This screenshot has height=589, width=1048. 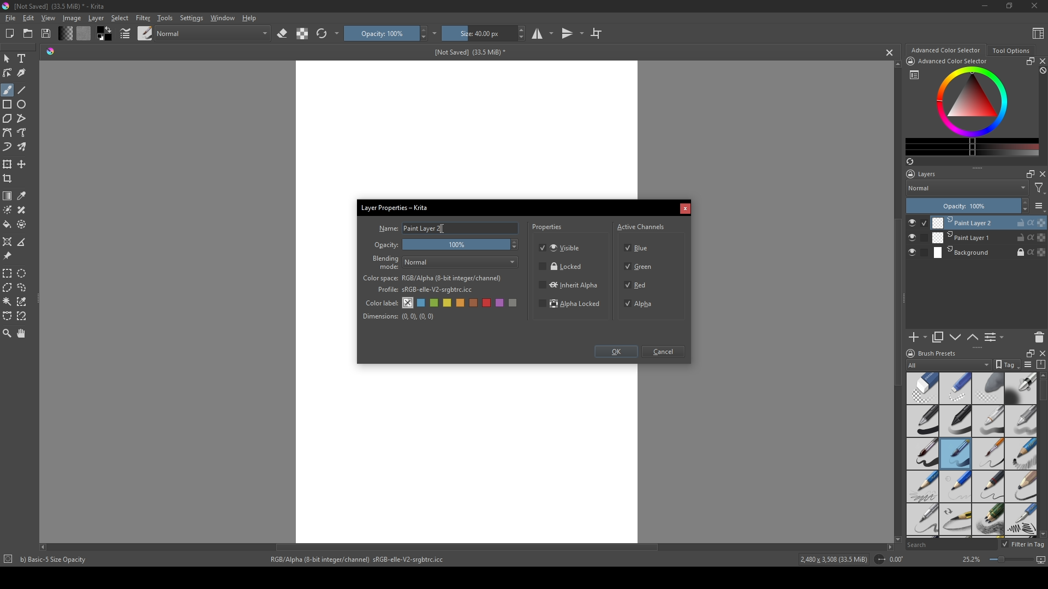 What do you see at coordinates (945, 50) in the screenshot?
I see `Advanced color selector` at bounding box center [945, 50].